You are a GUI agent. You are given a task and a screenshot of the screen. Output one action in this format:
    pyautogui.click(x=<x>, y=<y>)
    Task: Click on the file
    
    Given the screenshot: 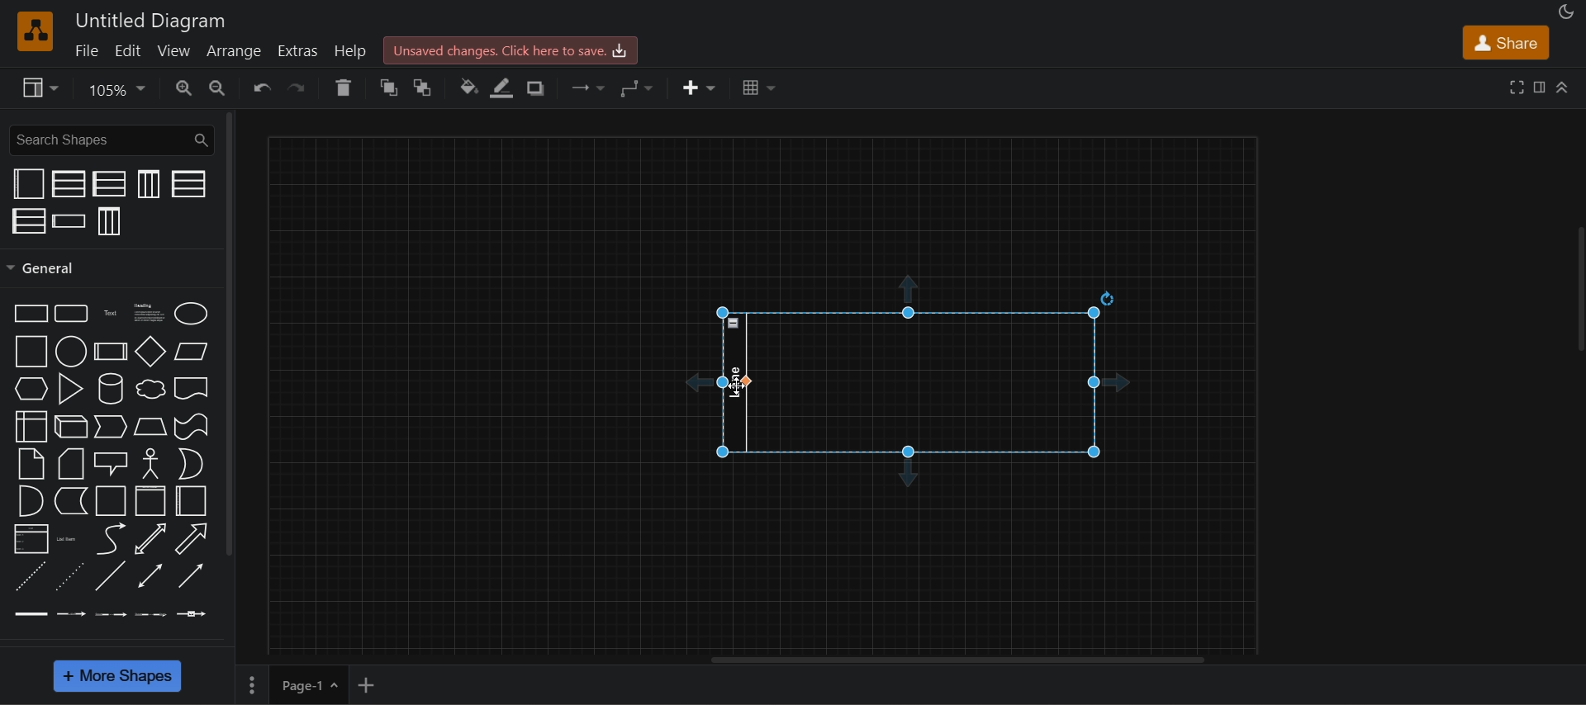 What is the action you would take?
    pyautogui.click(x=90, y=50)
    